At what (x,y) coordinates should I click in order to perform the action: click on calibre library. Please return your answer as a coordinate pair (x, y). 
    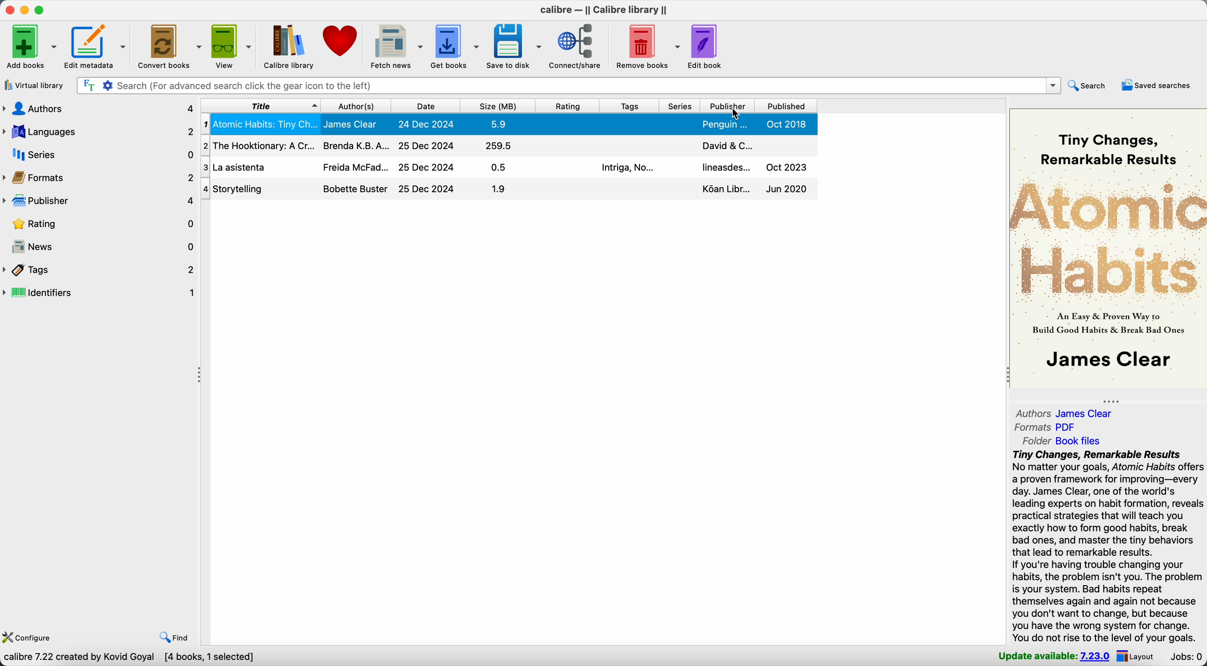
    Looking at the image, I should click on (290, 48).